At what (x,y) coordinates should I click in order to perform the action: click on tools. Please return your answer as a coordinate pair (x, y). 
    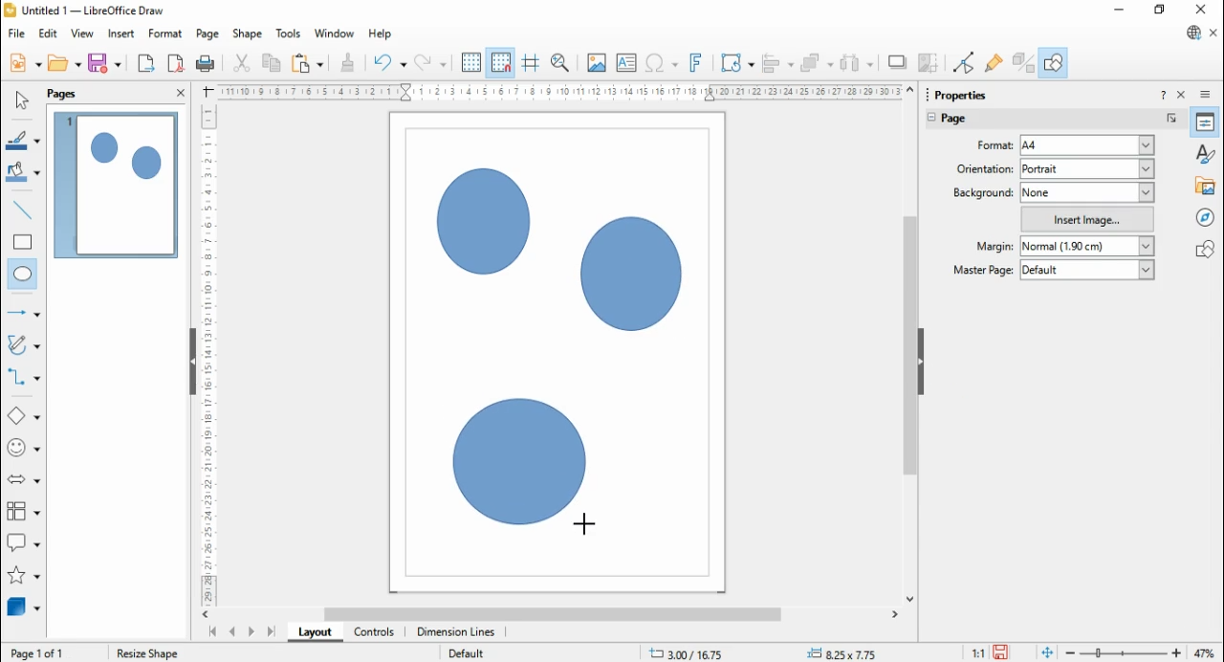
    Looking at the image, I should click on (290, 34).